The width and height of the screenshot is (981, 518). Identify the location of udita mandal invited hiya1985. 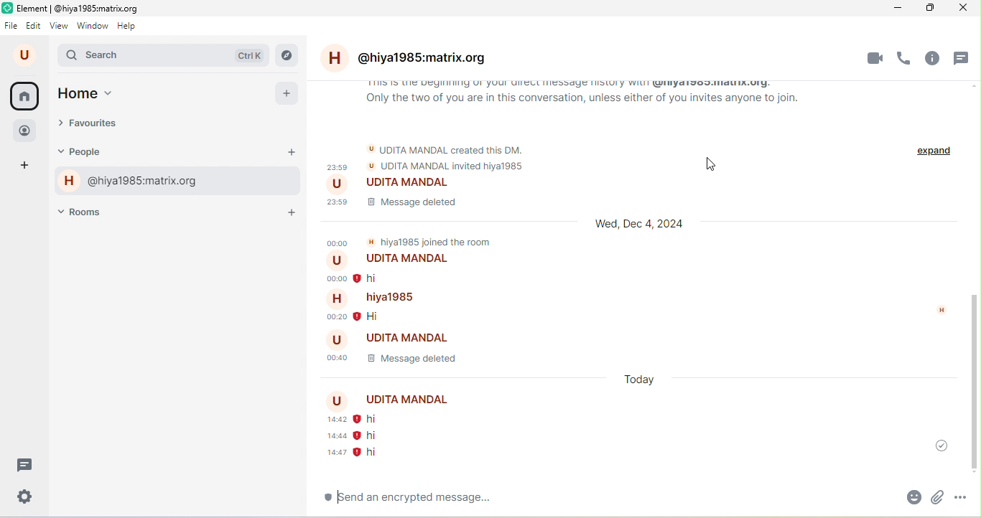
(444, 167).